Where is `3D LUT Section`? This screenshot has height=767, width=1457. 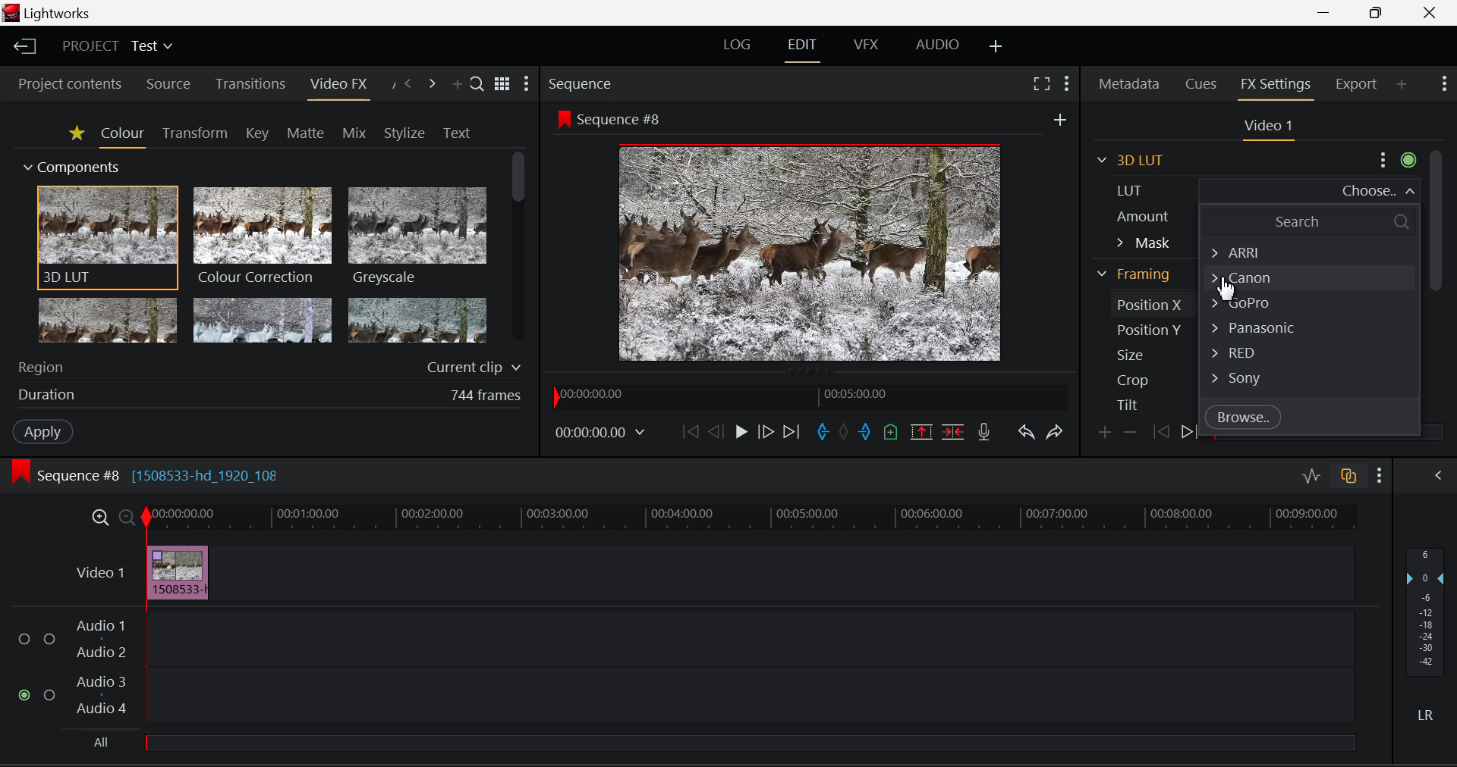 3D LUT Section is located at coordinates (1138, 159).